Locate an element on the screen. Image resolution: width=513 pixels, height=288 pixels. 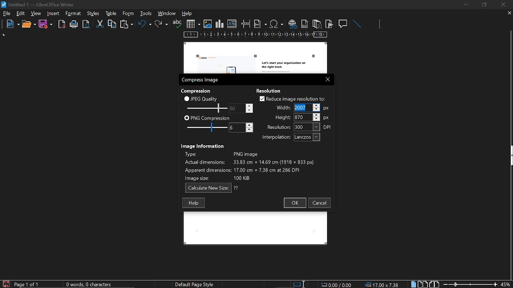
help is located at coordinates (188, 14).